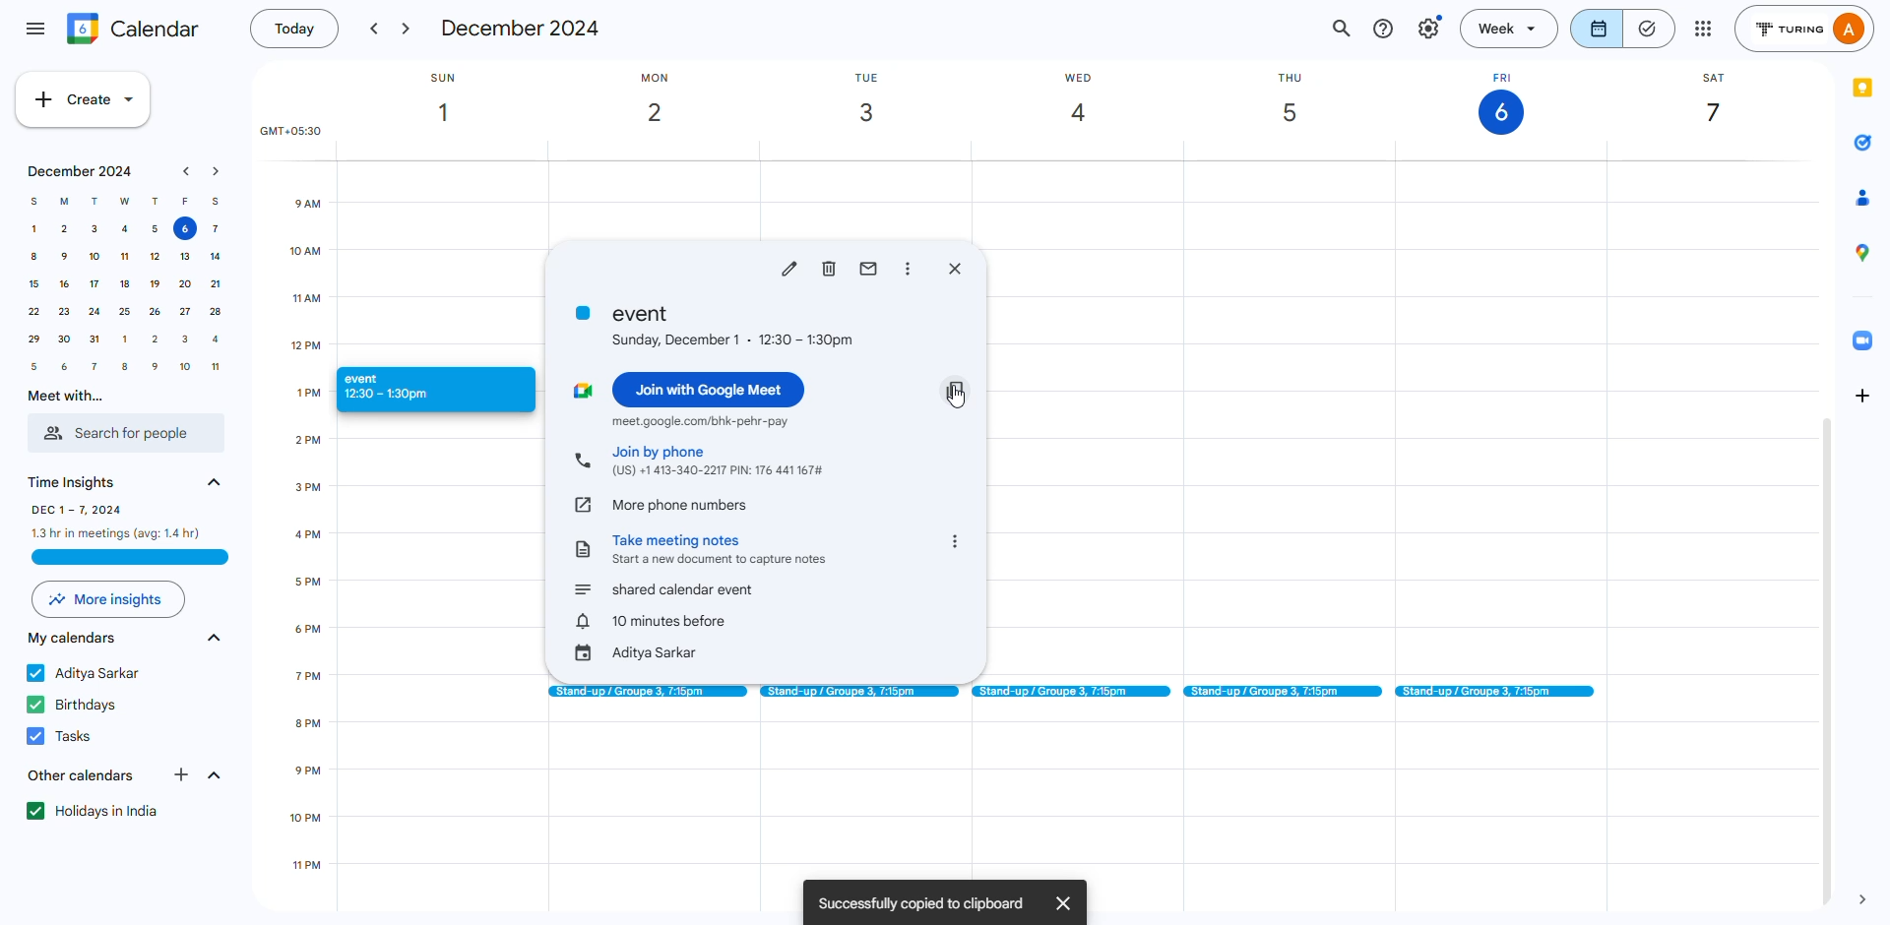 The width and height of the screenshot is (1890, 925). Describe the element at coordinates (789, 268) in the screenshot. I see `edit` at that location.